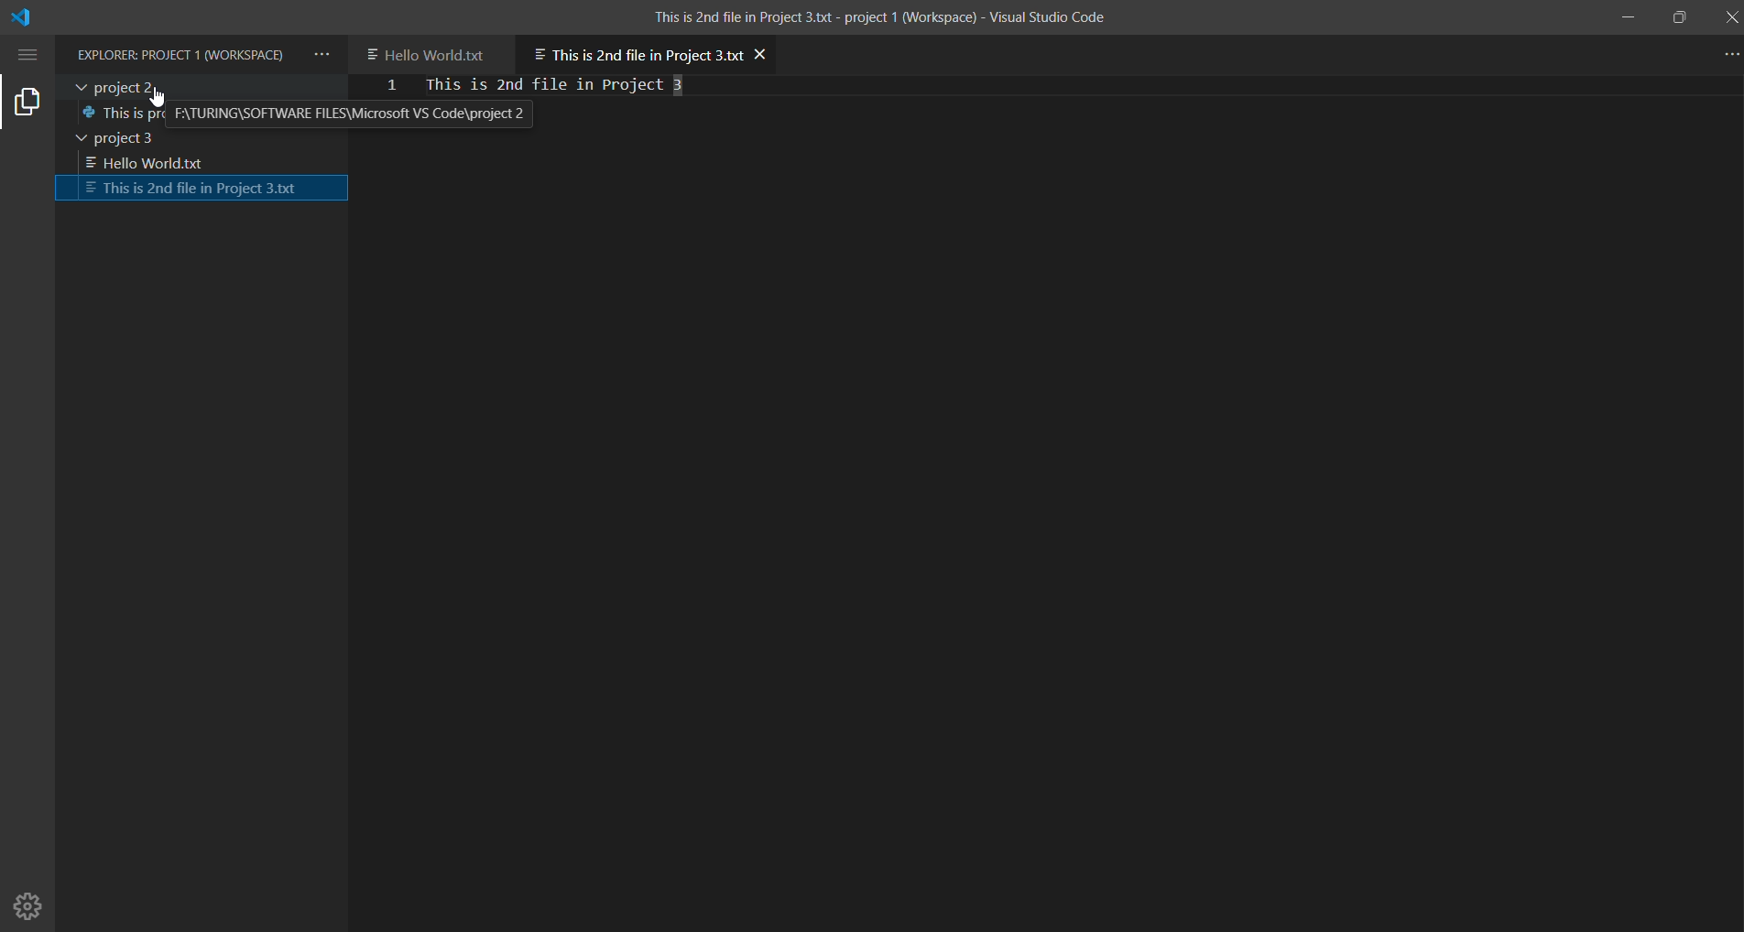 This screenshot has height=932, width=1744. I want to click on close file, so click(763, 53).